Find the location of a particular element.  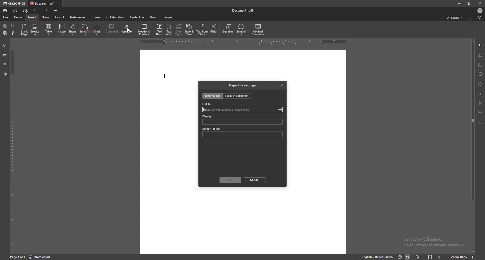

display input is located at coordinates (243, 123).